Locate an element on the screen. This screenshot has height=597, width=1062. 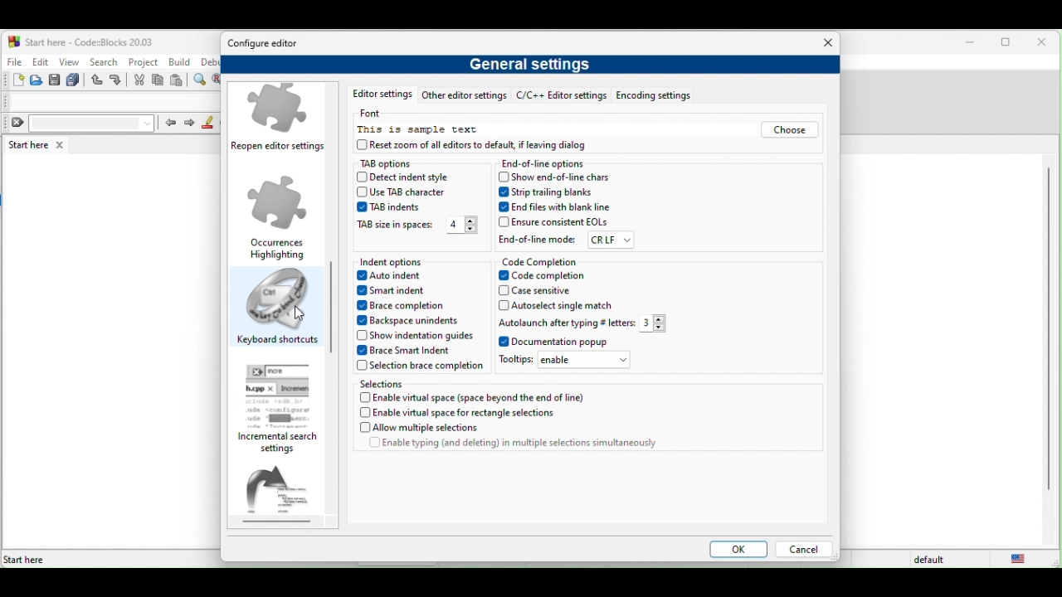
3 is located at coordinates (658, 323).